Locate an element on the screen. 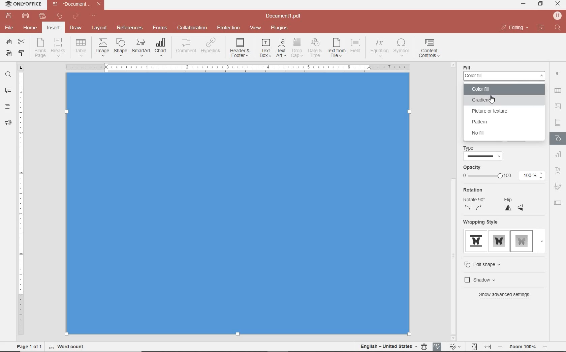 The height and width of the screenshot is (352, 566). CHART is located at coordinates (558, 155).